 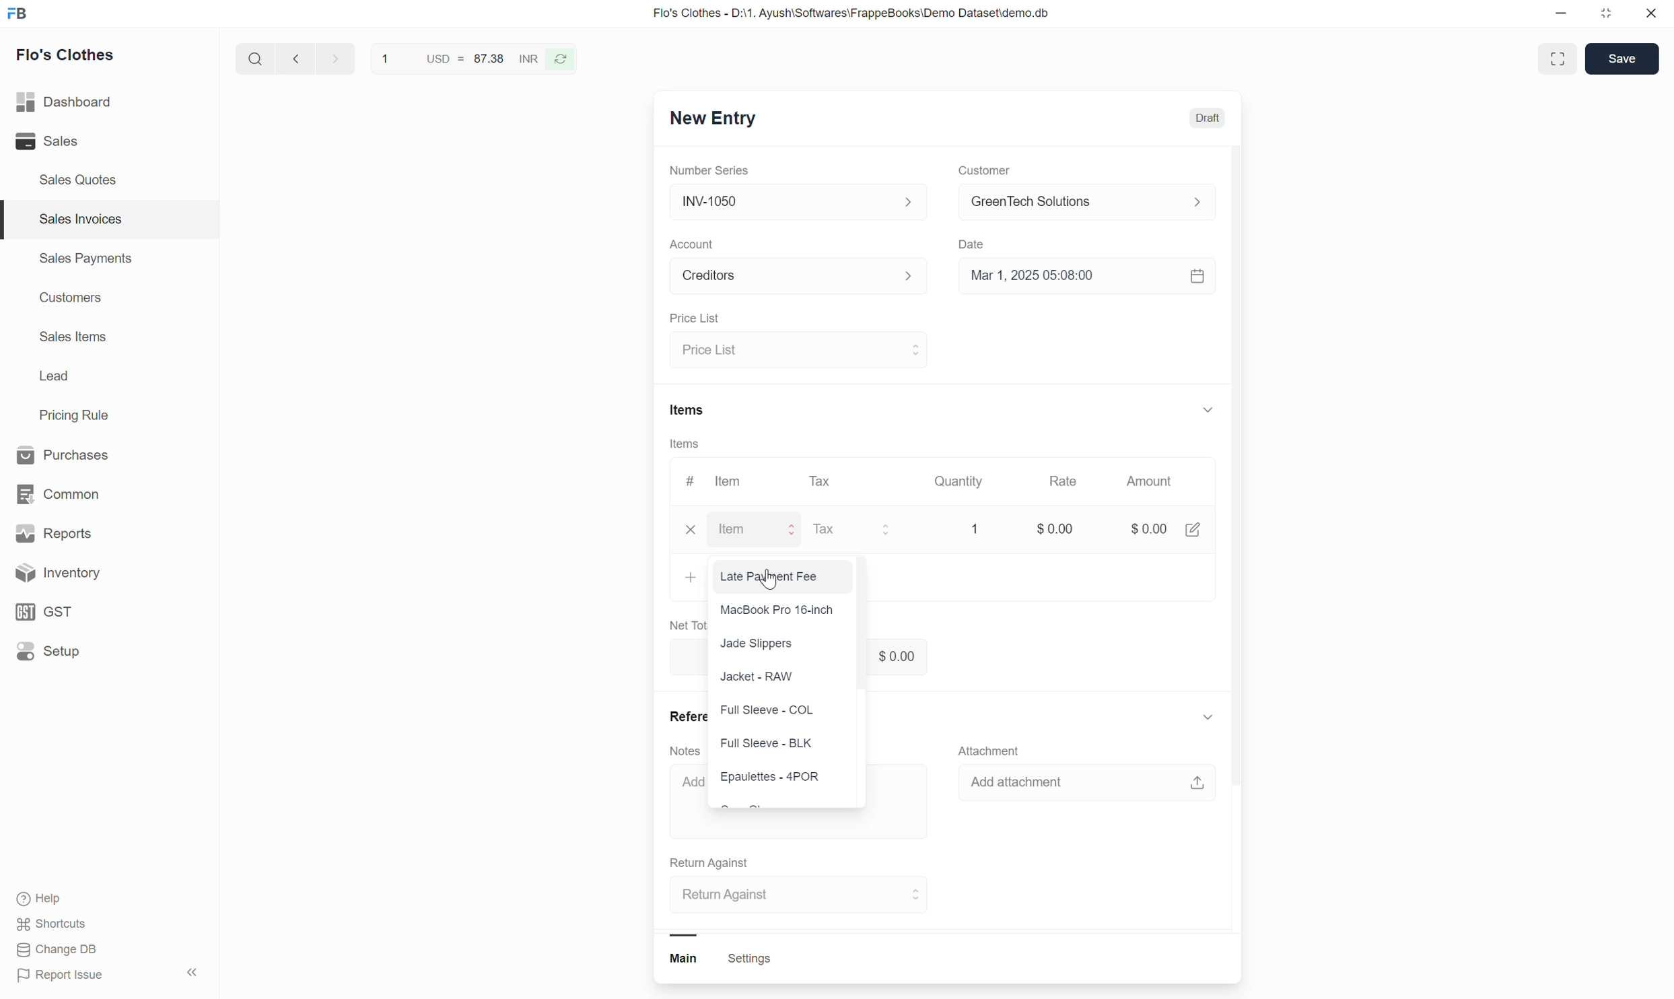 What do you see at coordinates (71, 898) in the screenshot?
I see `Help` at bounding box center [71, 898].